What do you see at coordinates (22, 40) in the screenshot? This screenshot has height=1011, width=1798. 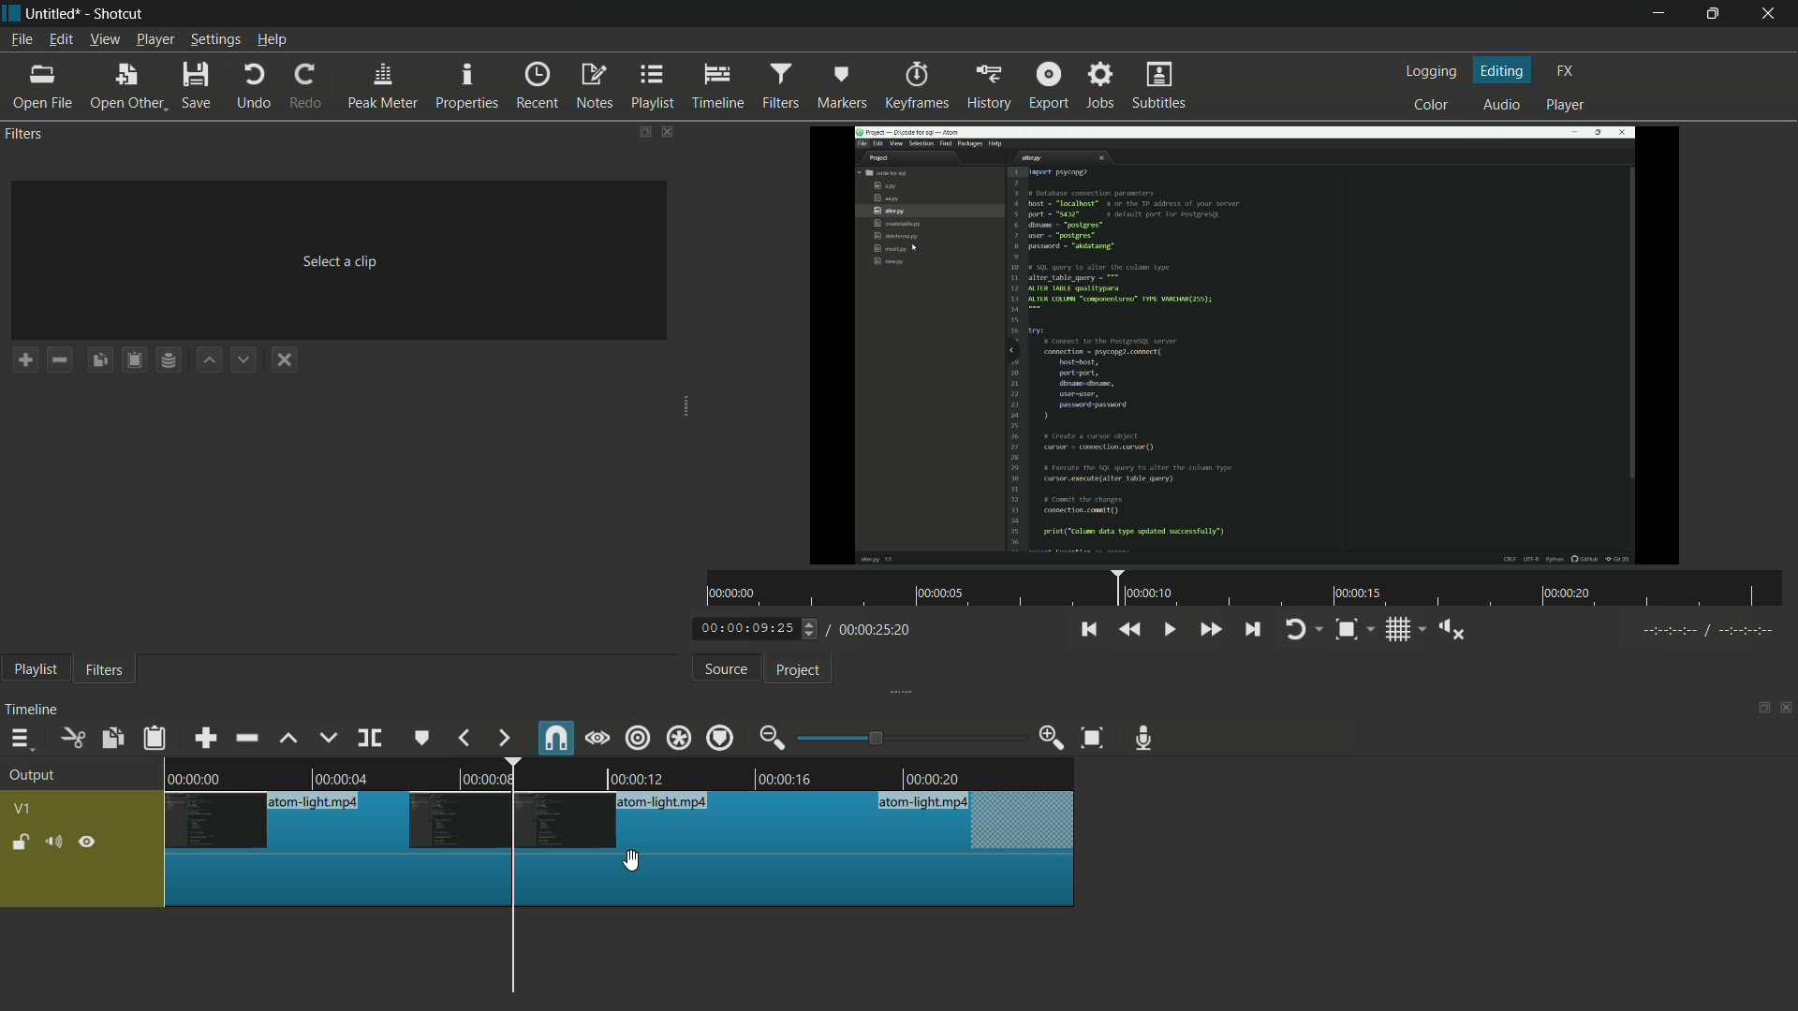 I see `file menu` at bounding box center [22, 40].